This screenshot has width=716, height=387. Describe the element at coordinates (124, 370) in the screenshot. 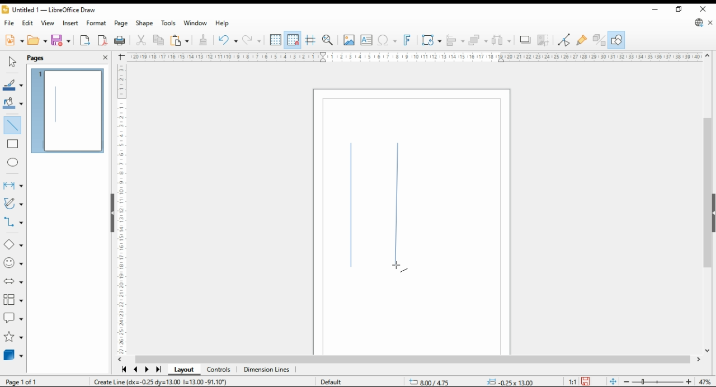

I see `first page` at that location.